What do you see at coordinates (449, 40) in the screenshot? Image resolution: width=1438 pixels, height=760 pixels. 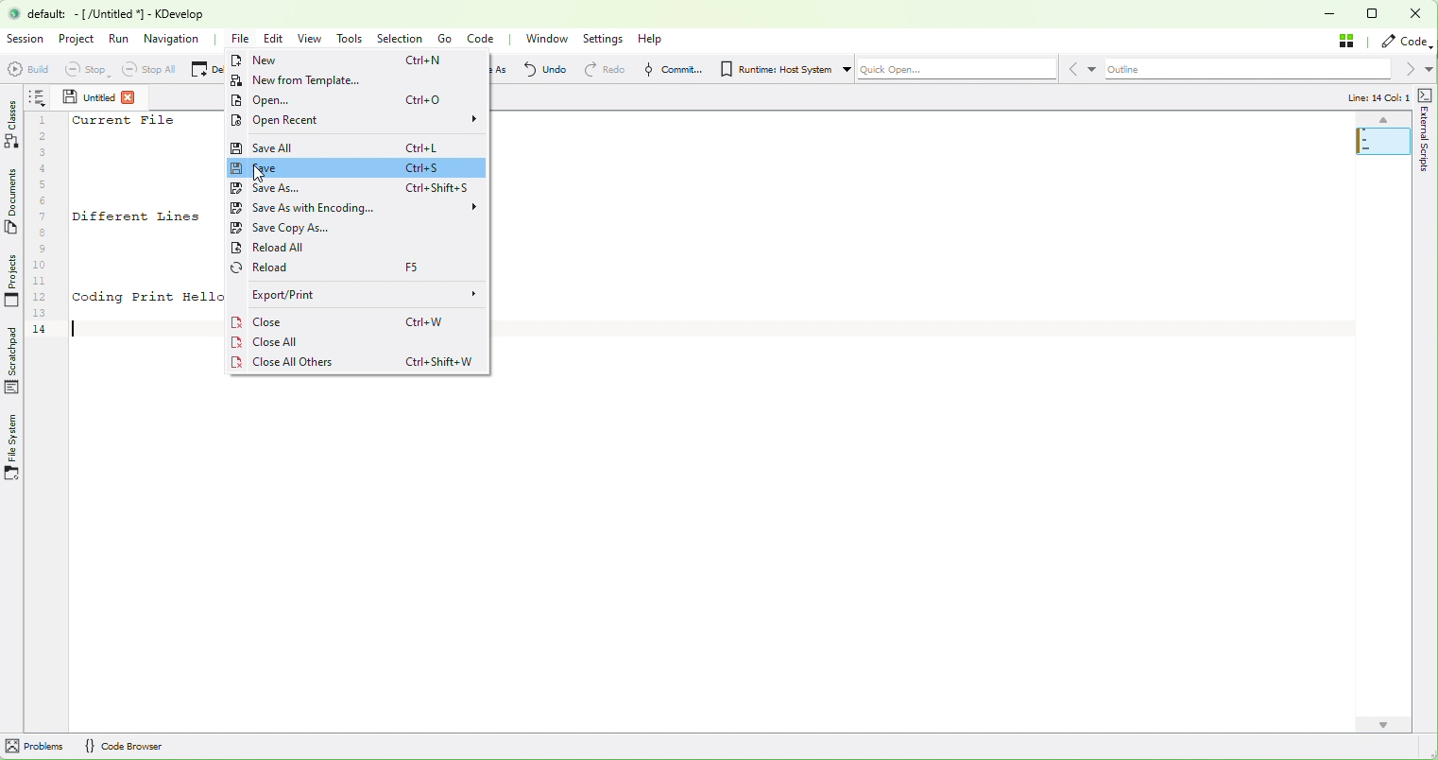 I see `Go` at bounding box center [449, 40].